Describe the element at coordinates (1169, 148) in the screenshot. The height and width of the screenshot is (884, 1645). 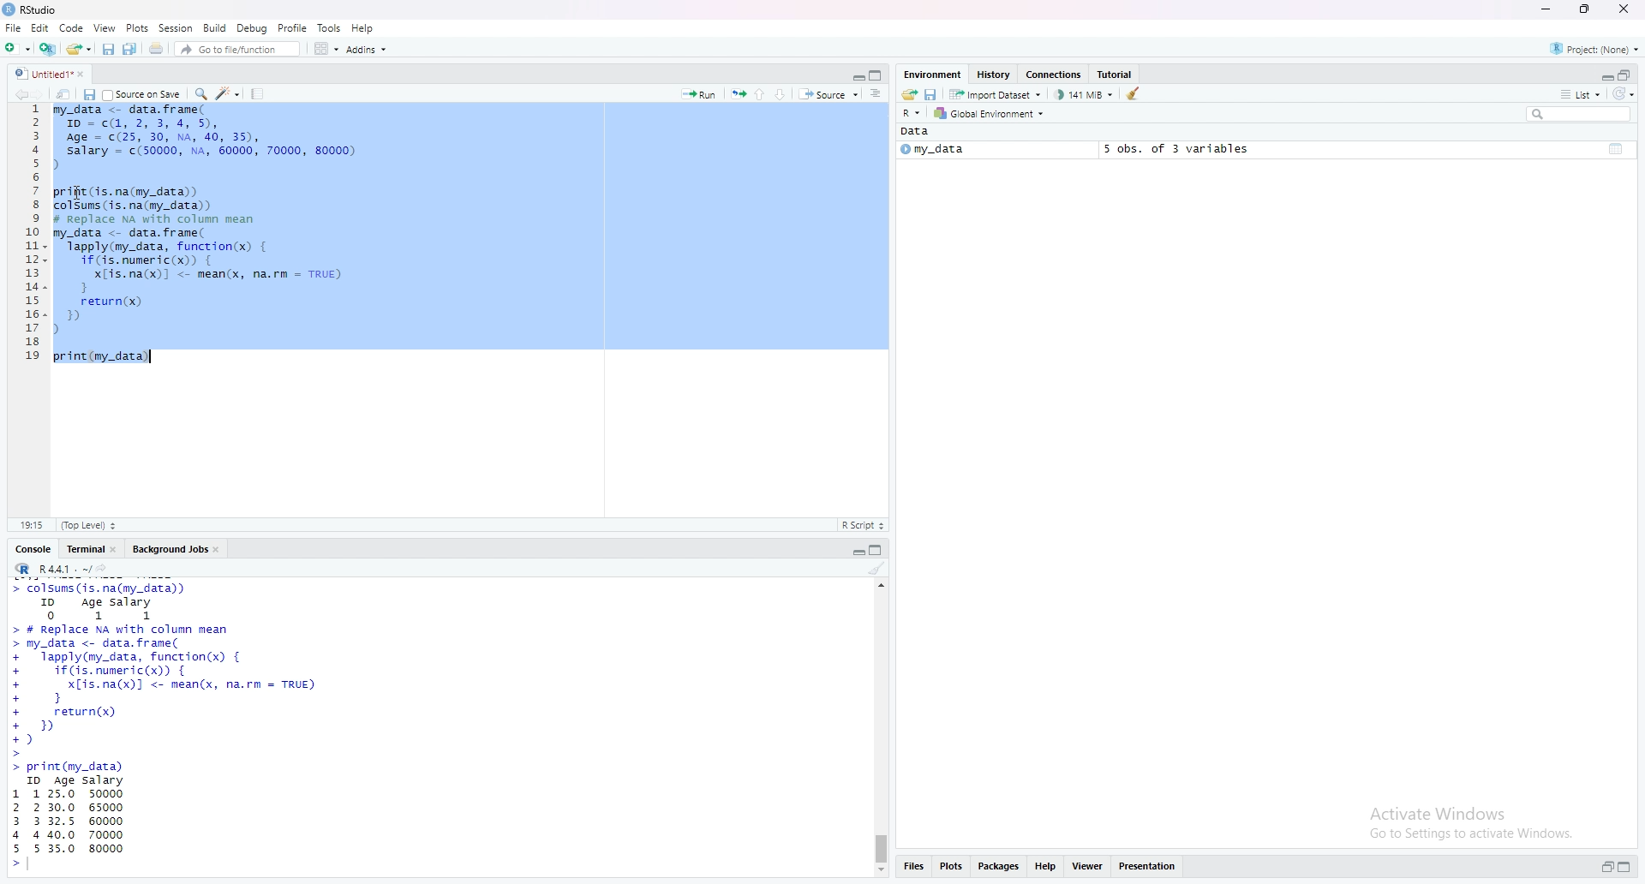
I see `5 obs, of 3 variables` at that location.